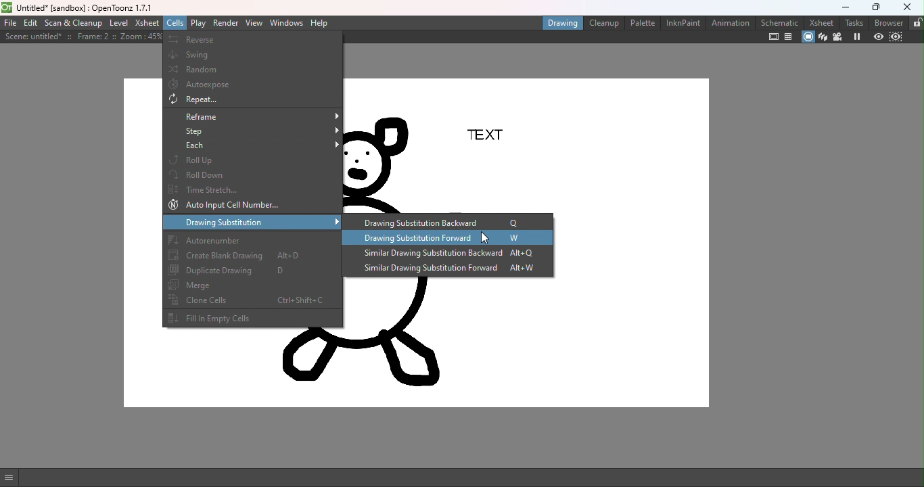 The image size is (924, 487). I want to click on Drawing substitution forward, so click(454, 239).